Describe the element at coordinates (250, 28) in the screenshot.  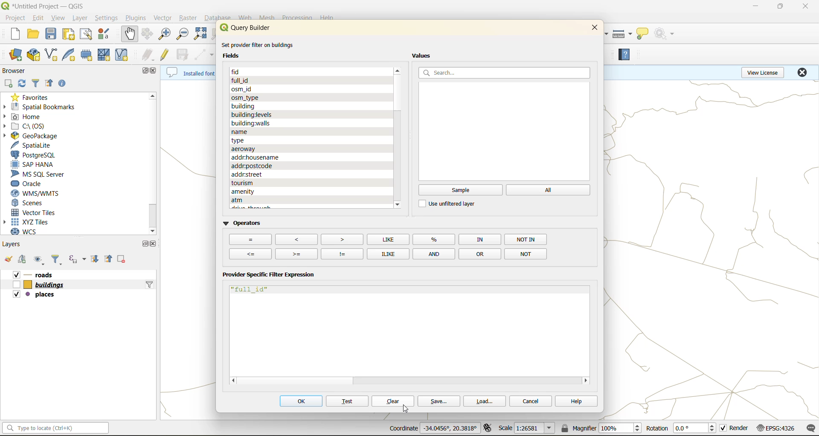
I see `query builder` at that location.